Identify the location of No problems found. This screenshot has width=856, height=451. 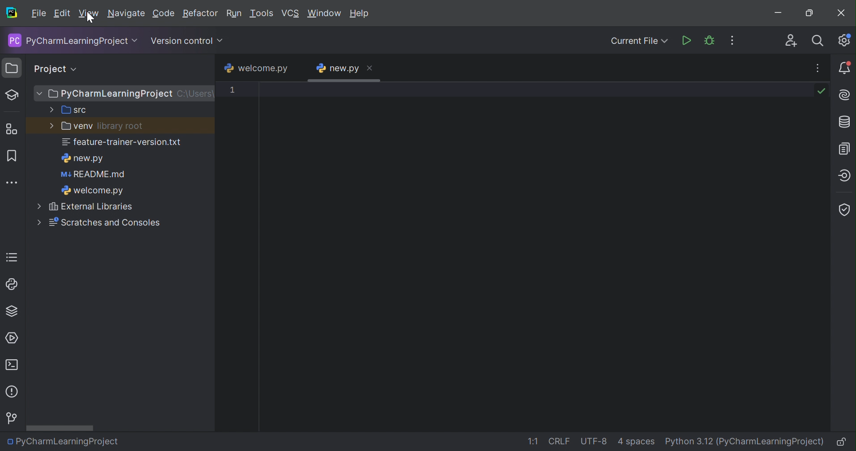
(822, 91).